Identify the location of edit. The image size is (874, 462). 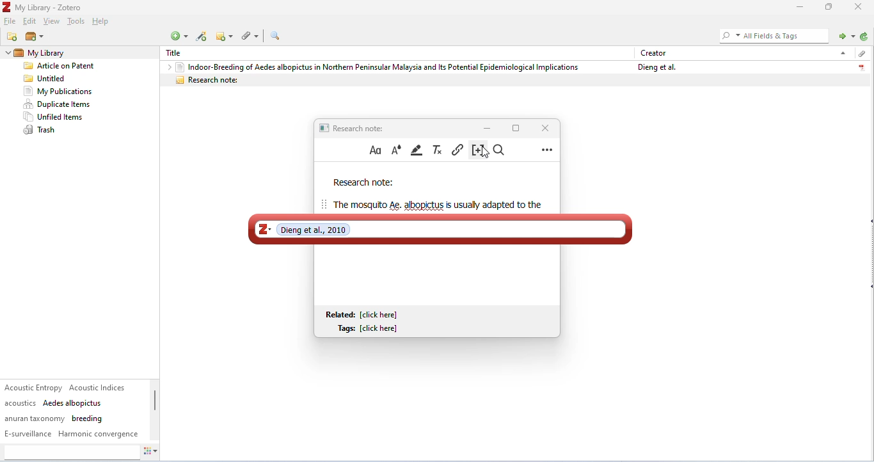
(31, 22).